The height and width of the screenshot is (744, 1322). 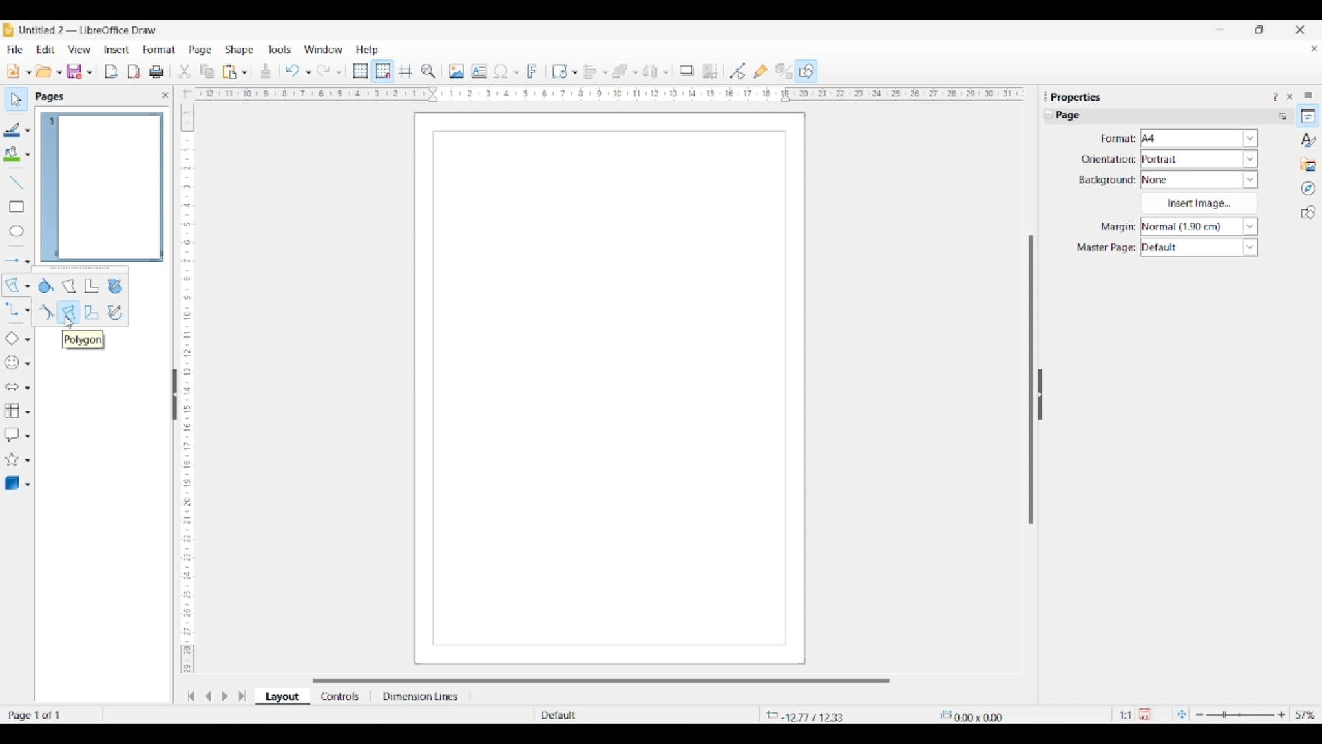 I want to click on Show interface in smaller tab, so click(x=1259, y=30).